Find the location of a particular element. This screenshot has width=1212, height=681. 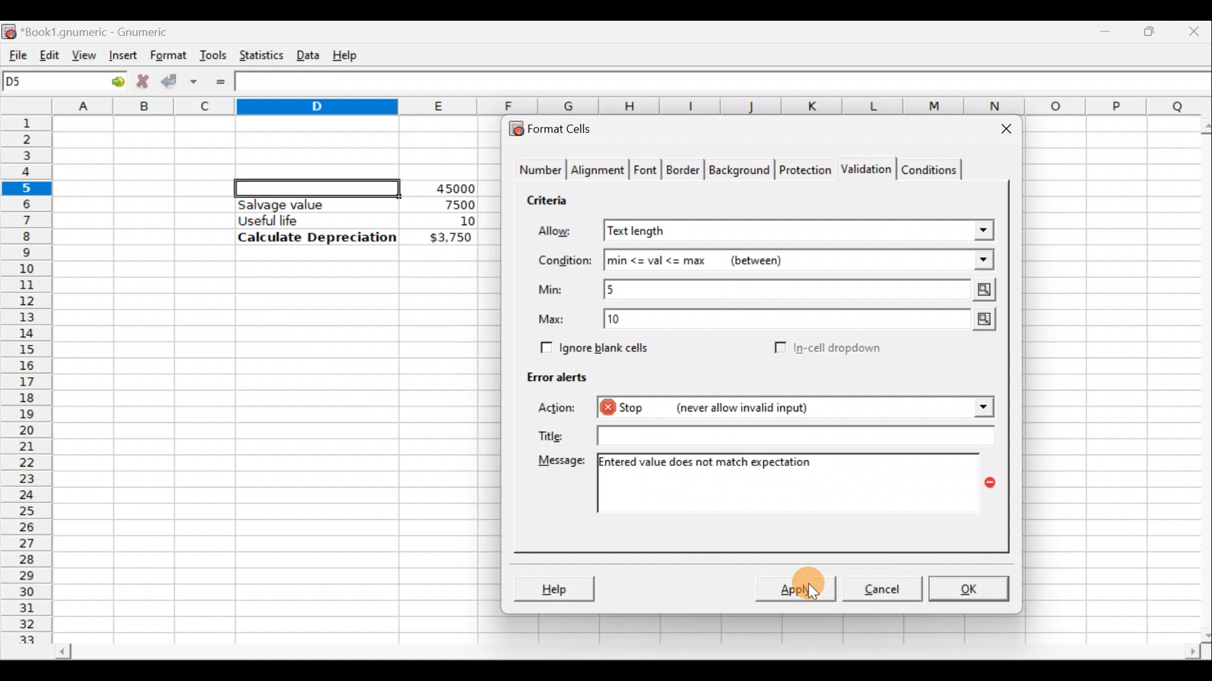

Gnumeric logo is located at coordinates (9, 30).